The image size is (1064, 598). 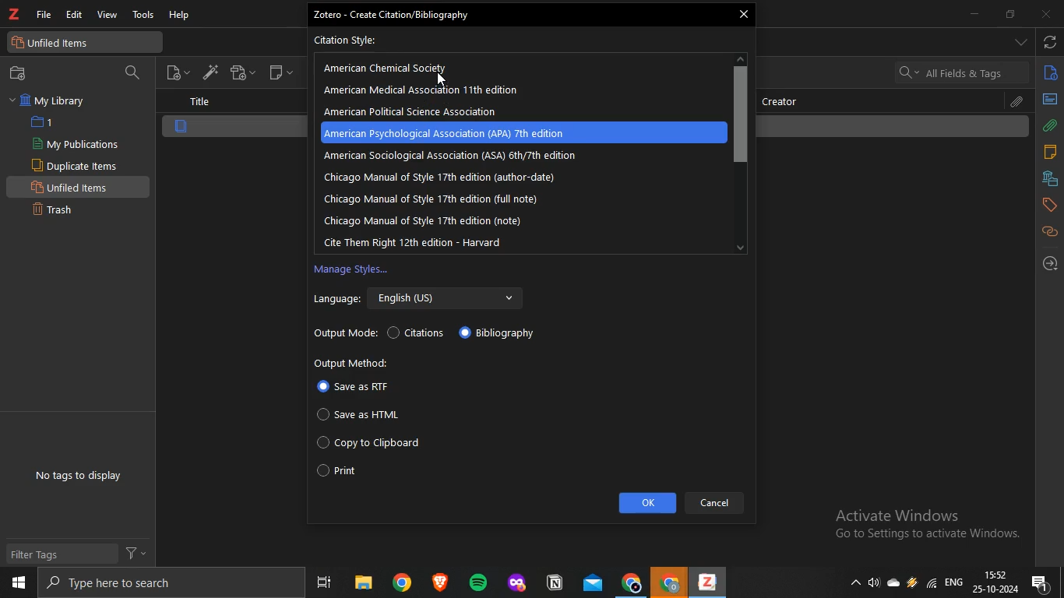 What do you see at coordinates (705, 583) in the screenshot?
I see `zotero` at bounding box center [705, 583].